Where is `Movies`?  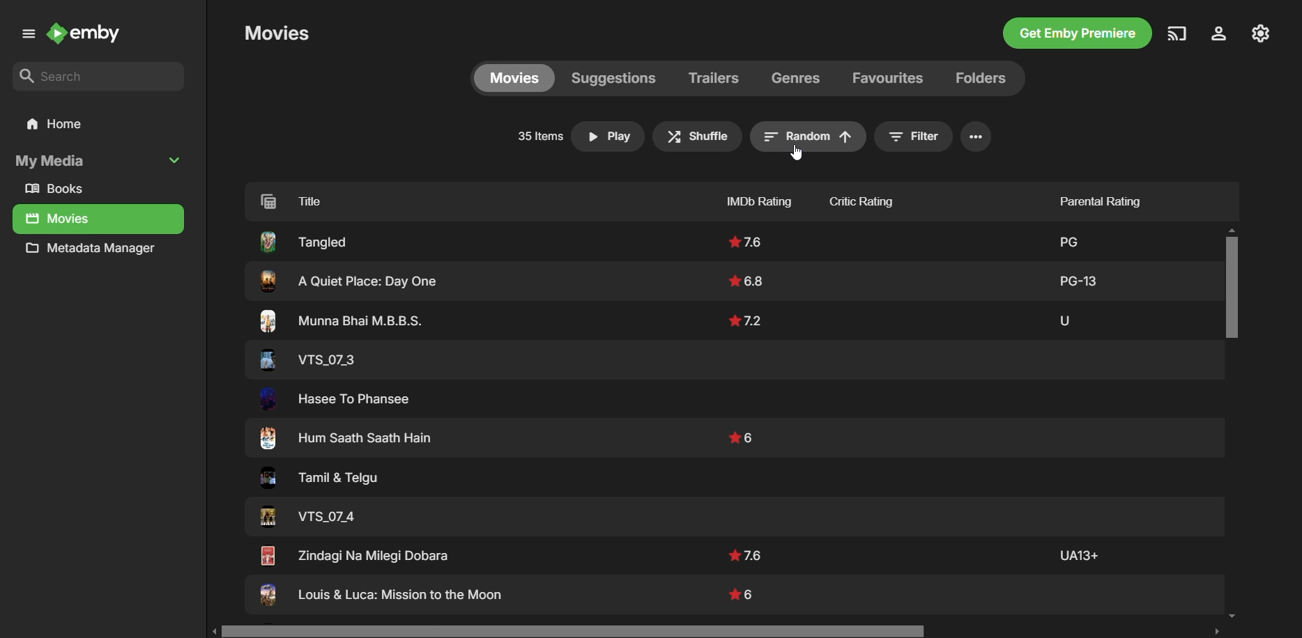 Movies is located at coordinates (513, 77).